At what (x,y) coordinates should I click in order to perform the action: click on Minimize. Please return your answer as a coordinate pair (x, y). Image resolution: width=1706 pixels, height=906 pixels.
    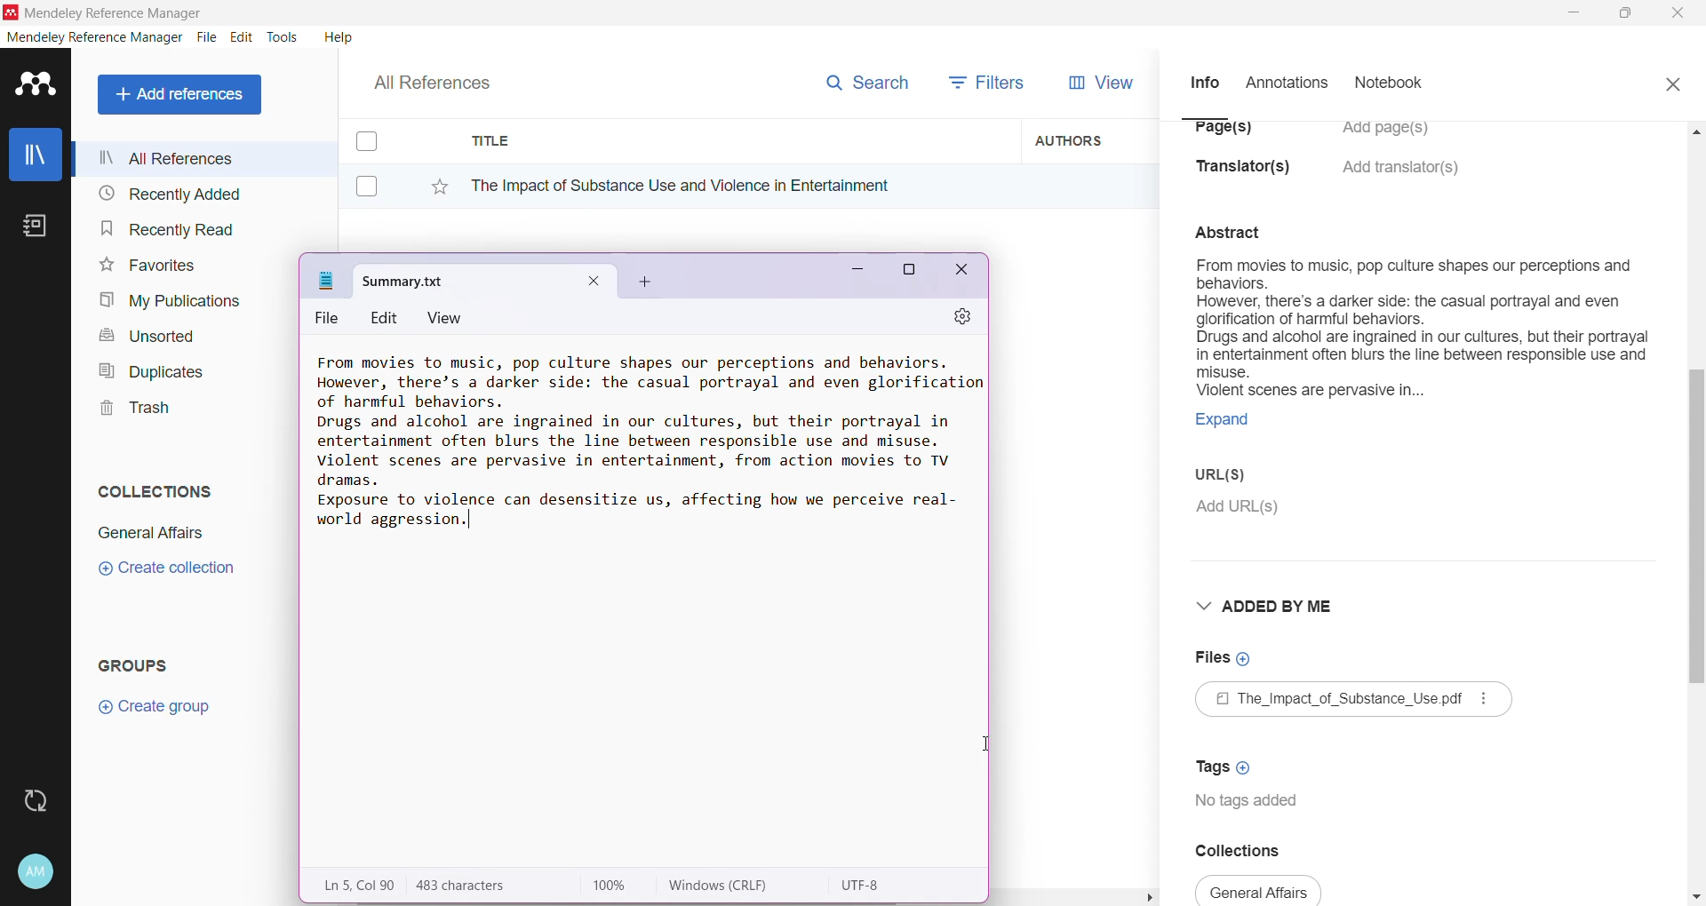
    Looking at the image, I should click on (1574, 13).